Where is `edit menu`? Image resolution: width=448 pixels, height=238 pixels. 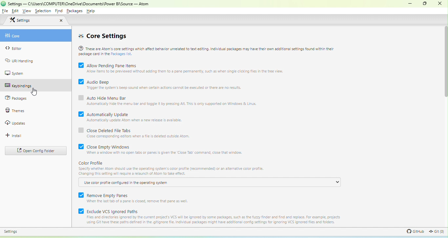
edit menu is located at coordinates (15, 11).